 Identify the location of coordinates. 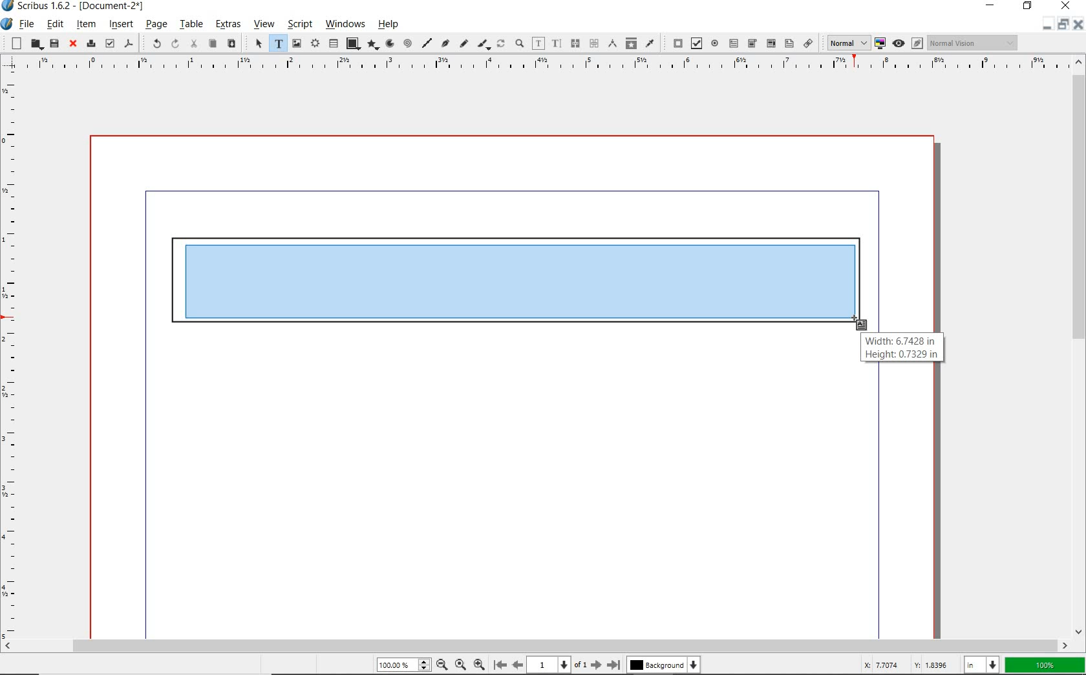
(905, 666).